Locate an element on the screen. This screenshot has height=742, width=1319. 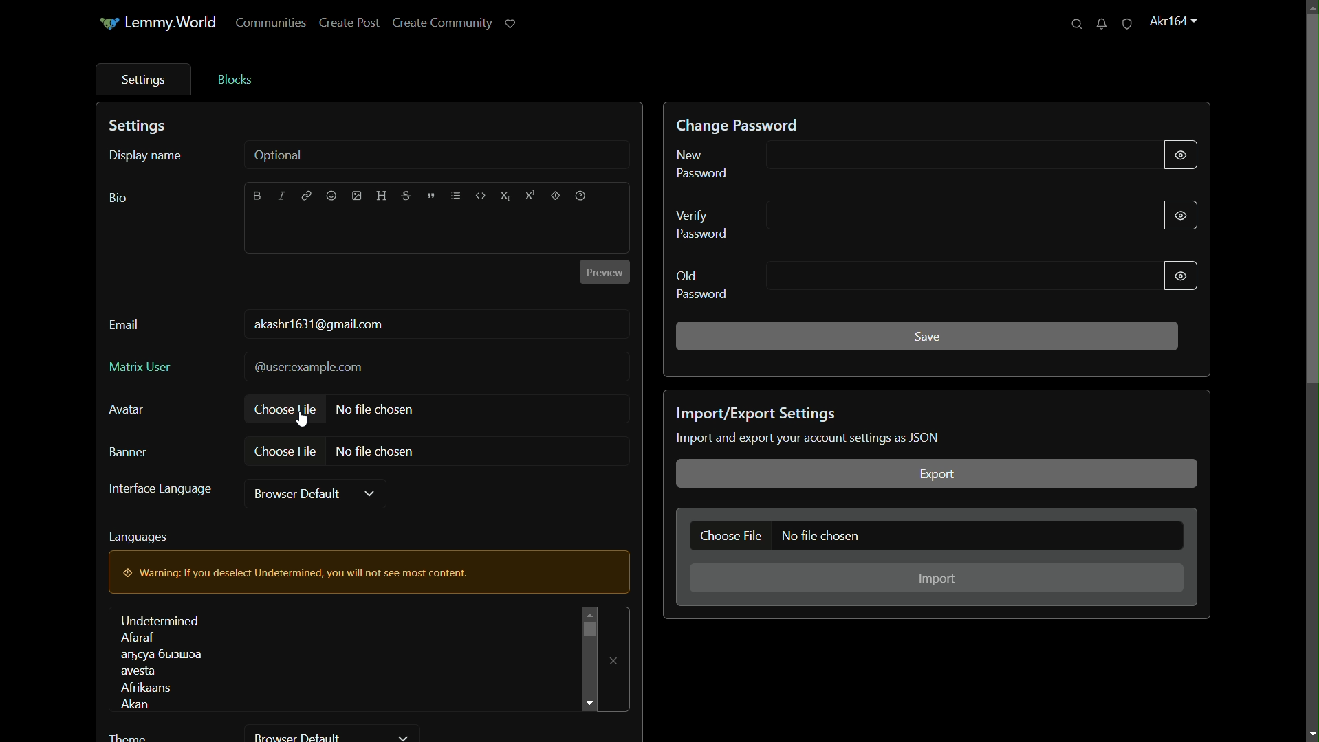
email is located at coordinates (124, 326).